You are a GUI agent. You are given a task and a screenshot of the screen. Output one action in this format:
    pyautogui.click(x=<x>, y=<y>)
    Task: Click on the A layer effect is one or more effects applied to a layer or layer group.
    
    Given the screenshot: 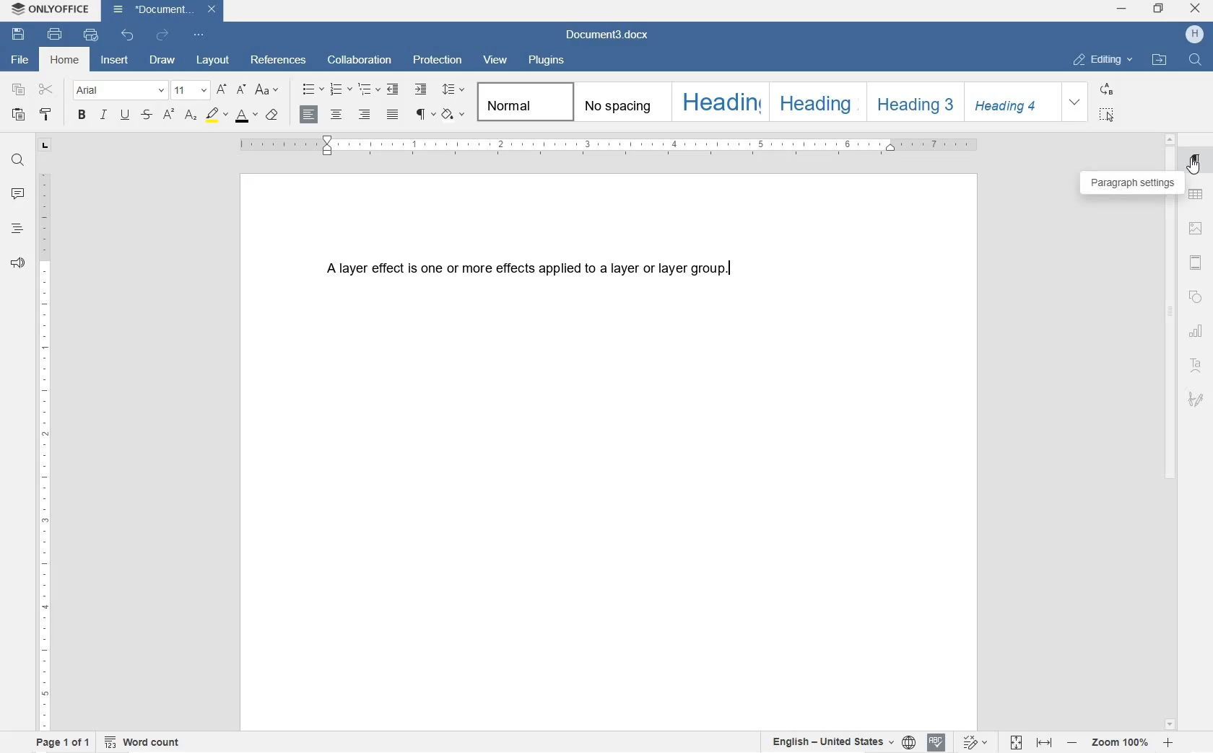 What is the action you would take?
    pyautogui.click(x=562, y=263)
    